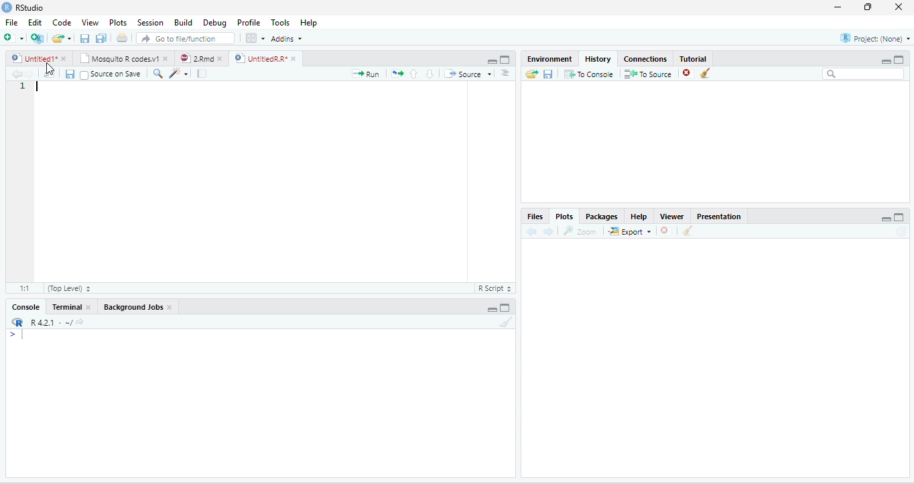  Describe the element at coordinates (869, 7) in the screenshot. I see `restore` at that location.